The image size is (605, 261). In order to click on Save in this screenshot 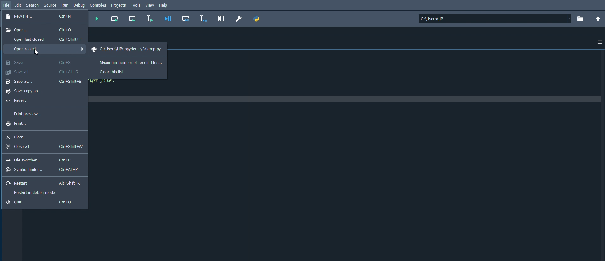, I will do `click(39, 62)`.